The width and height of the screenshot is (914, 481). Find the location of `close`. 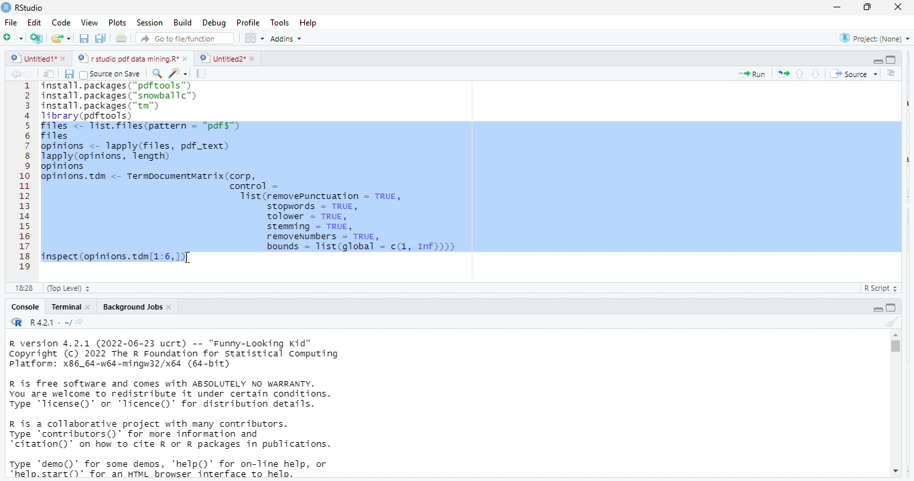

close is located at coordinates (186, 59).